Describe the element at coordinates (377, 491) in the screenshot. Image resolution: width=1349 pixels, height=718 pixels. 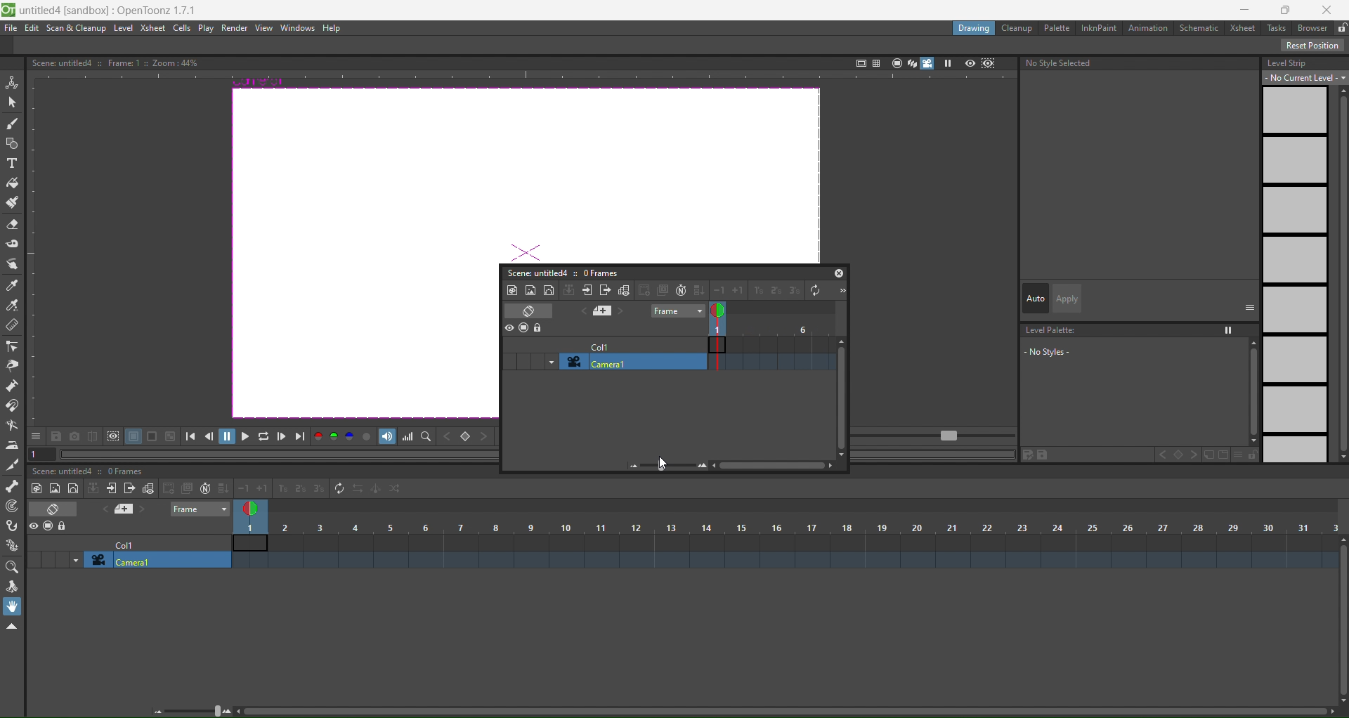
I see `swing` at that location.